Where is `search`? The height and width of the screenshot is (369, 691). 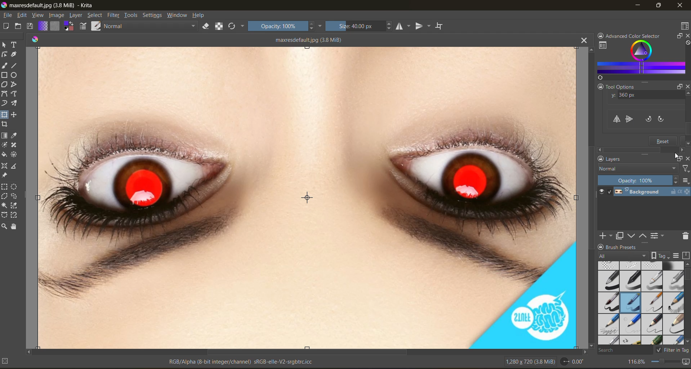 search is located at coordinates (624, 351).